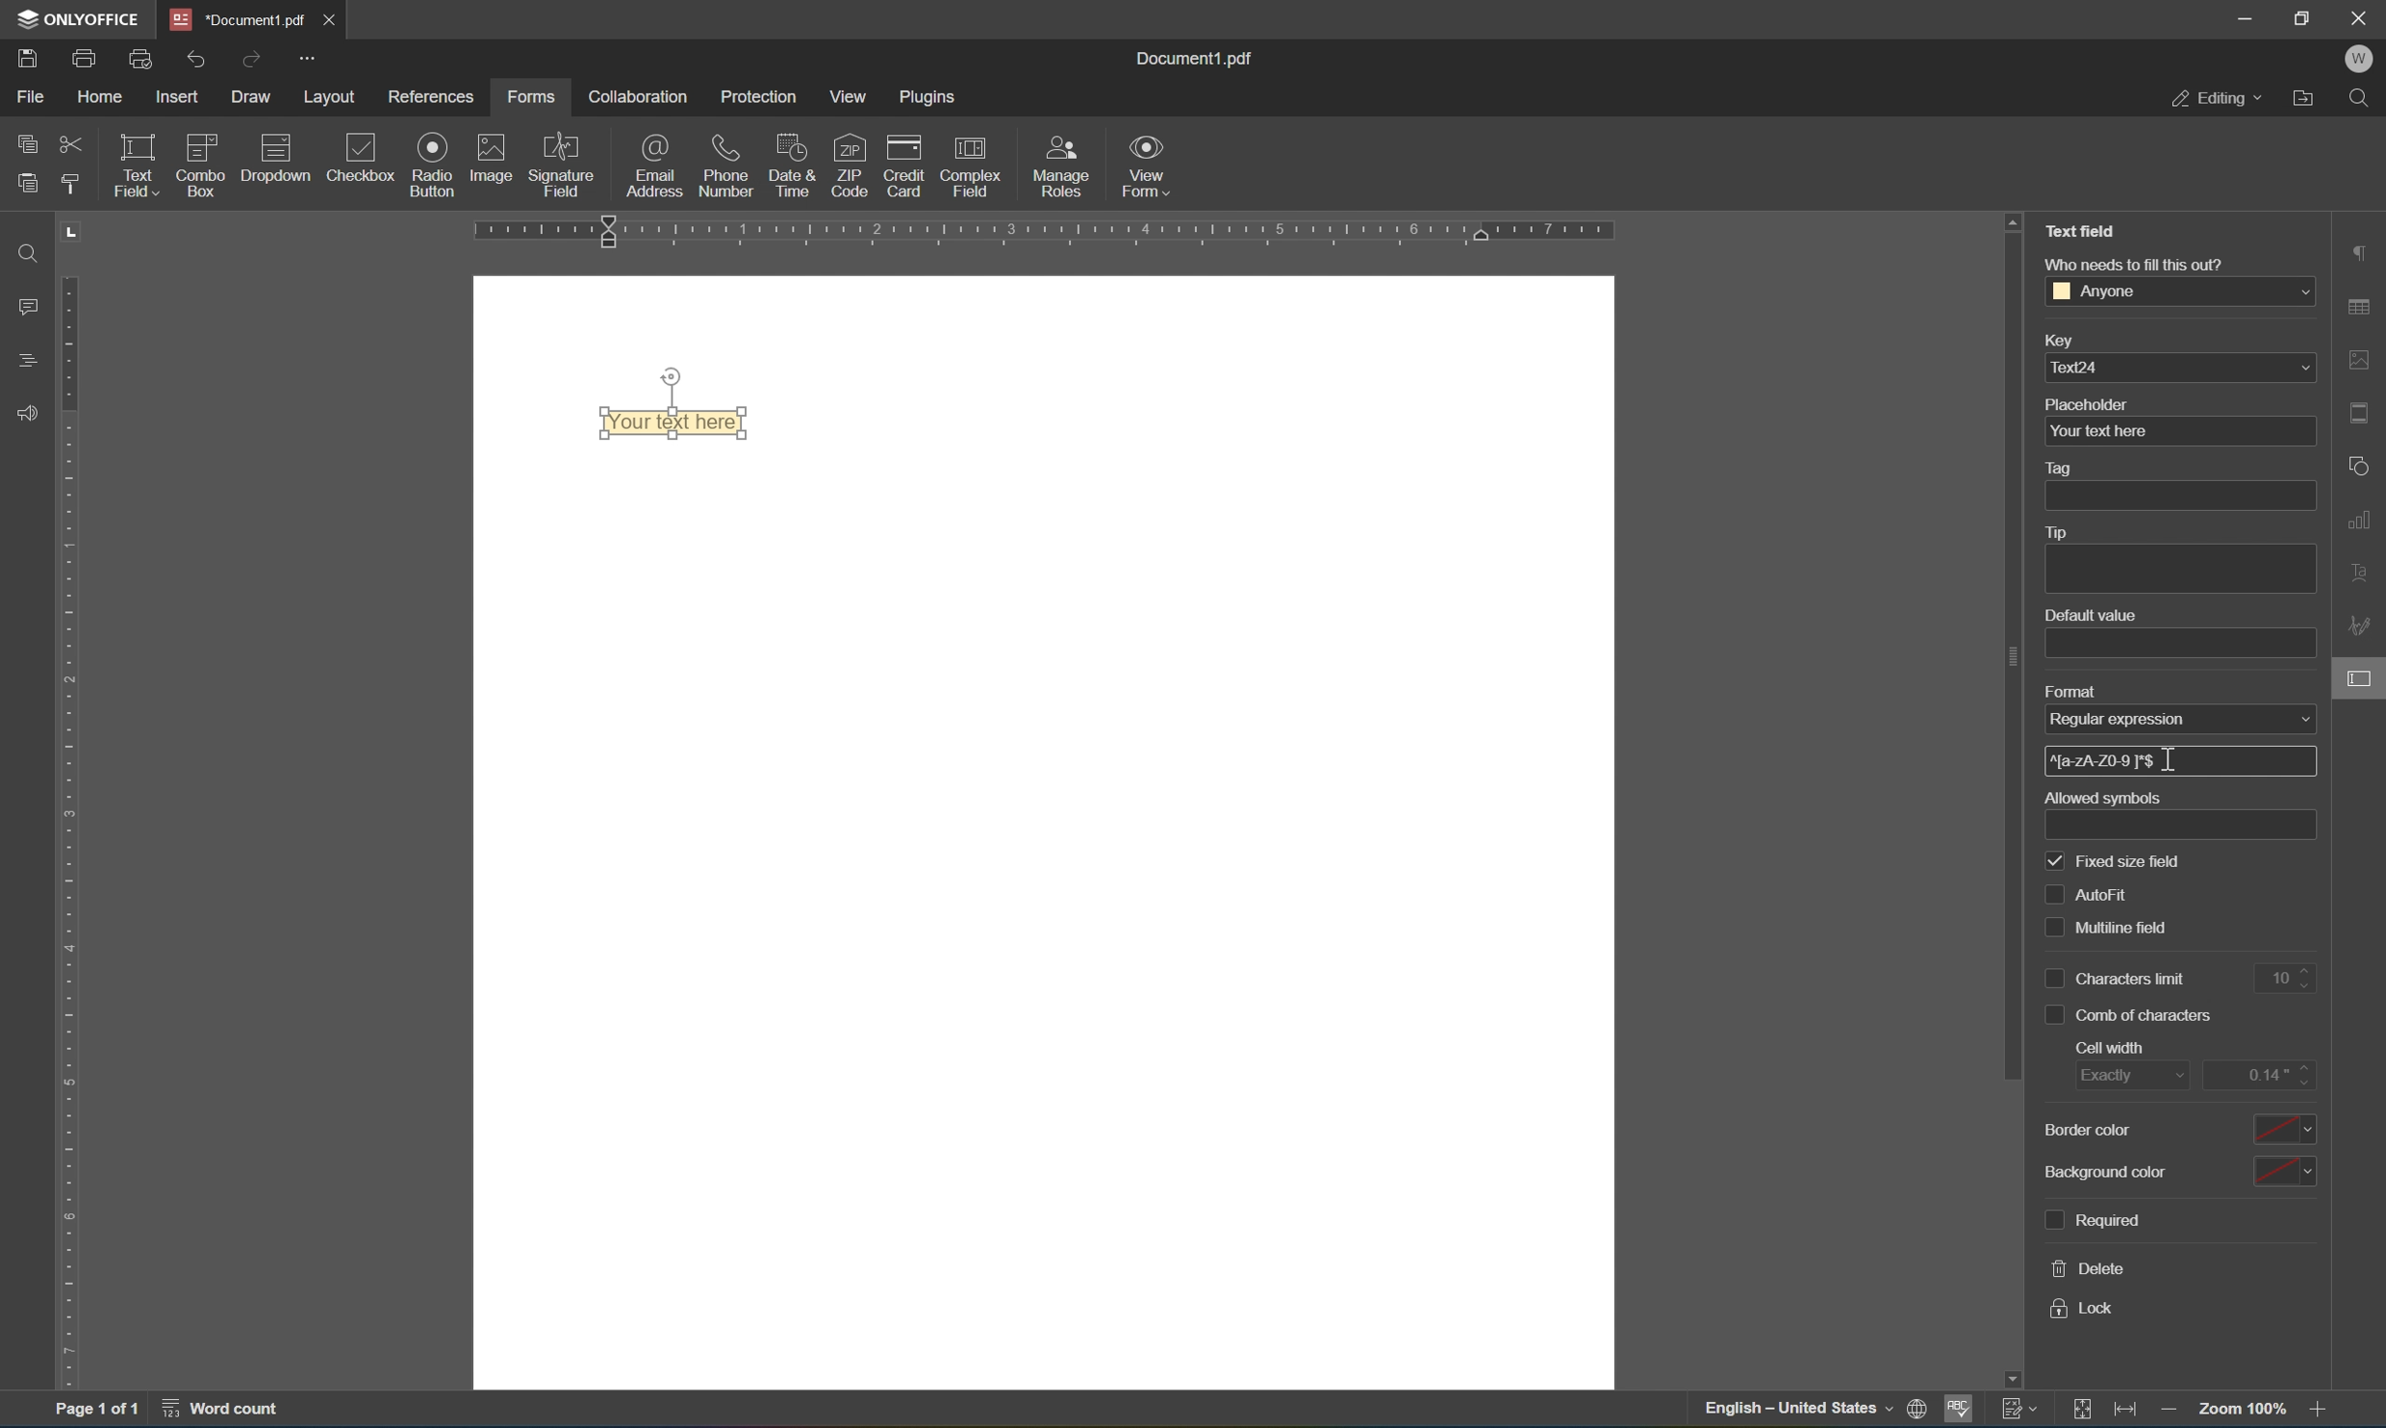 The image size is (2386, 1428). I want to click on key, so click(2057, 343).